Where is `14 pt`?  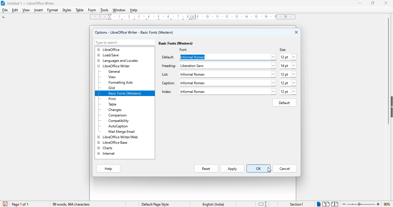
14 pt is located at coordinates (288, 66).